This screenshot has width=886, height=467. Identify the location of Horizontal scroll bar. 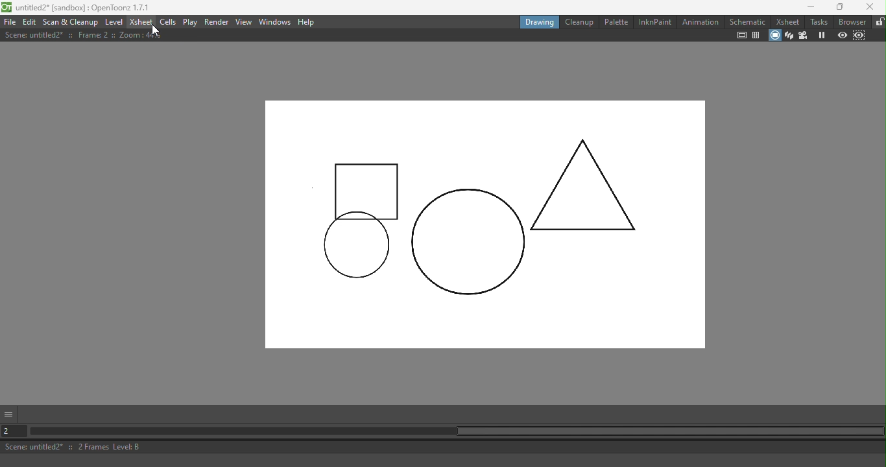
(457, 432).